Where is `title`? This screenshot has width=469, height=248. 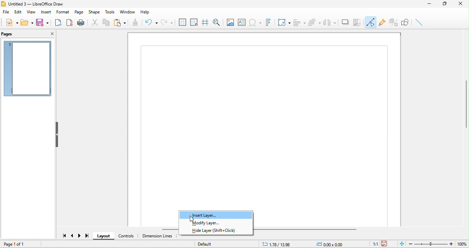 title is located at coordinates (37, 3).